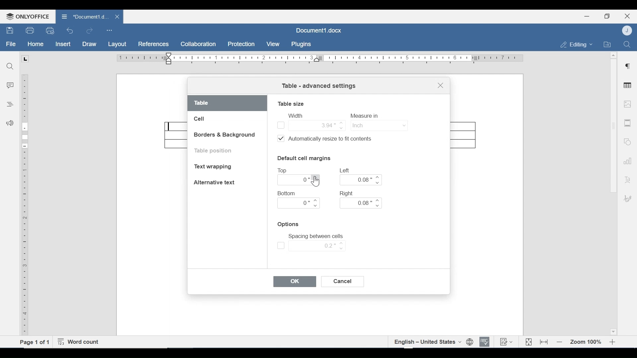 The image size is (637, 358). What do you see at coordinates (627, 178) in the screenshot?
I see `Text Art` at bounding box center [627, 178].